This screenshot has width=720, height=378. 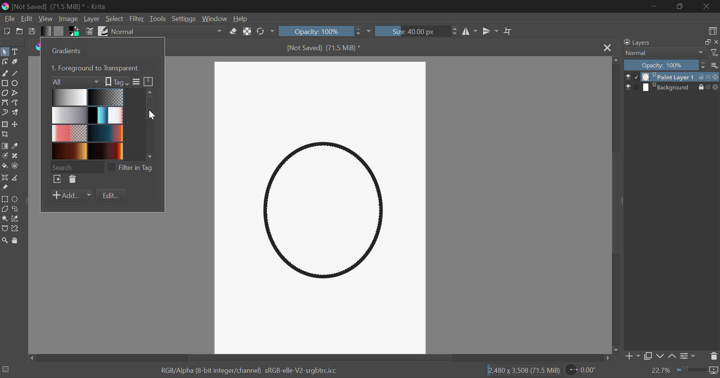 What do you see at coordinates (5, 103) in the screenshot?
I see `Bezier Curve` at bounding box center [5, 103].